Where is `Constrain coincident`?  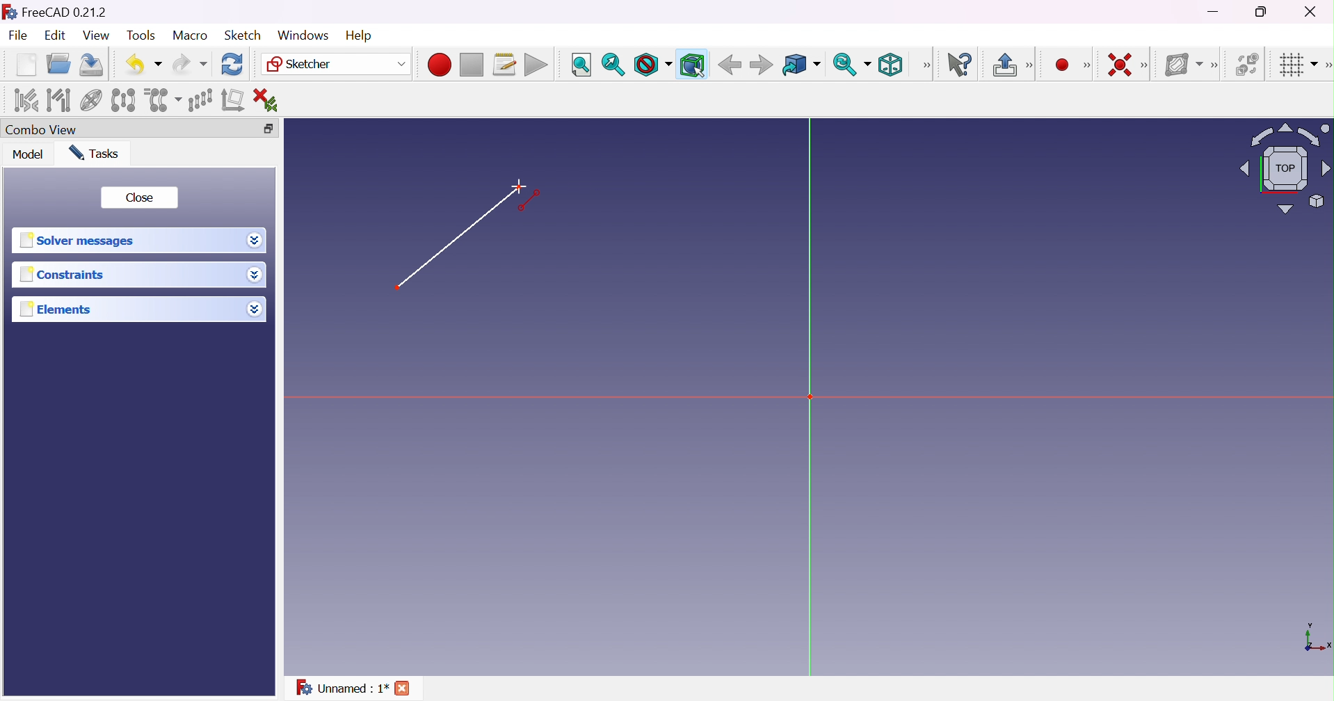
Constrain coincident is located at coordinates (1118, 64).